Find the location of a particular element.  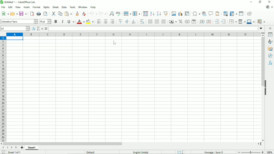

Insert is located at coordinates (26, 7).